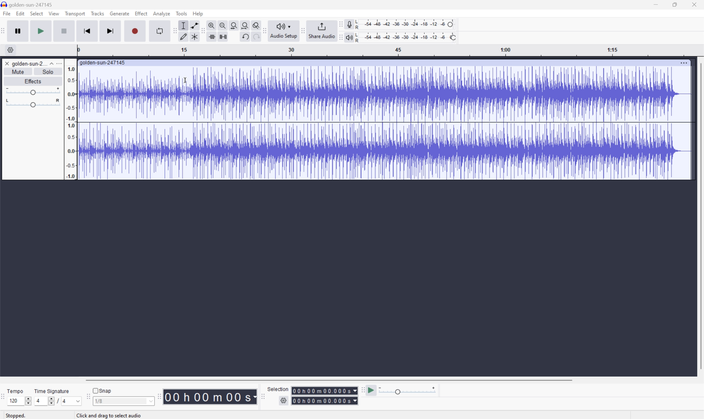 The width and height of the screenshot is (704, 419). Describe the element at coordinates (48, 402) in the screenshot. I see `Slider` at that location.